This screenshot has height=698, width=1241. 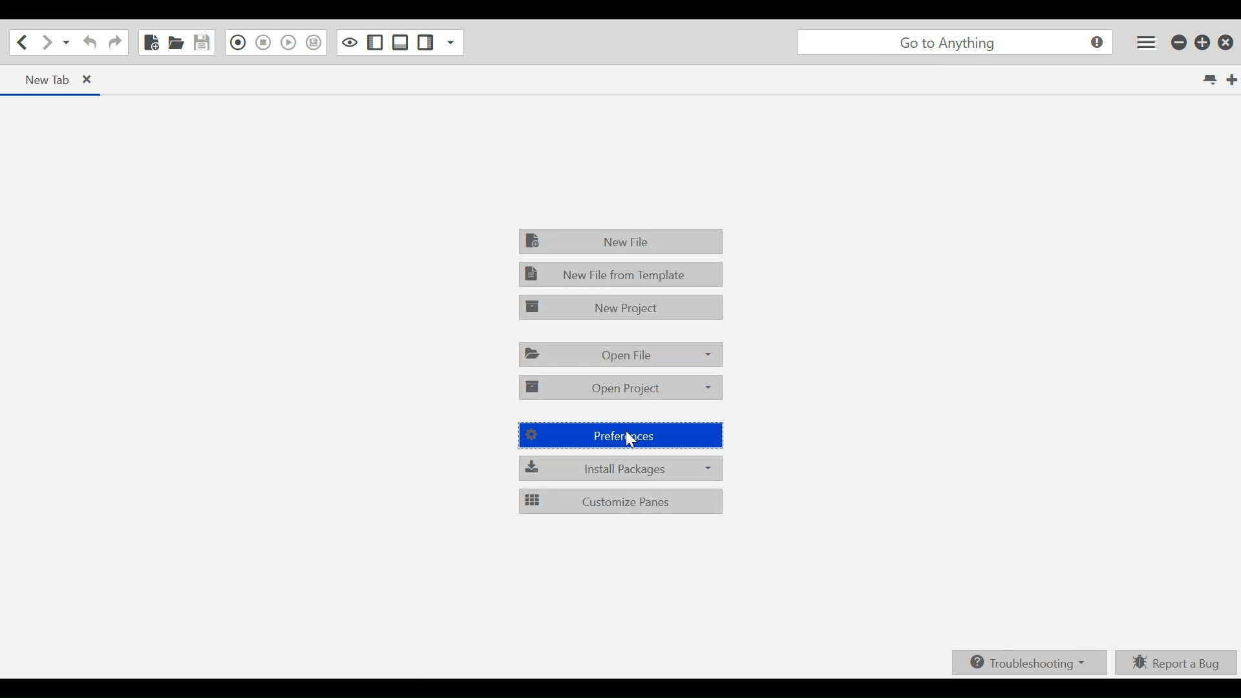 What do you see at coordinates (375, 43) in the screenshot?
I see `Show/Hide left Pane` at bounding box center [375, 43].